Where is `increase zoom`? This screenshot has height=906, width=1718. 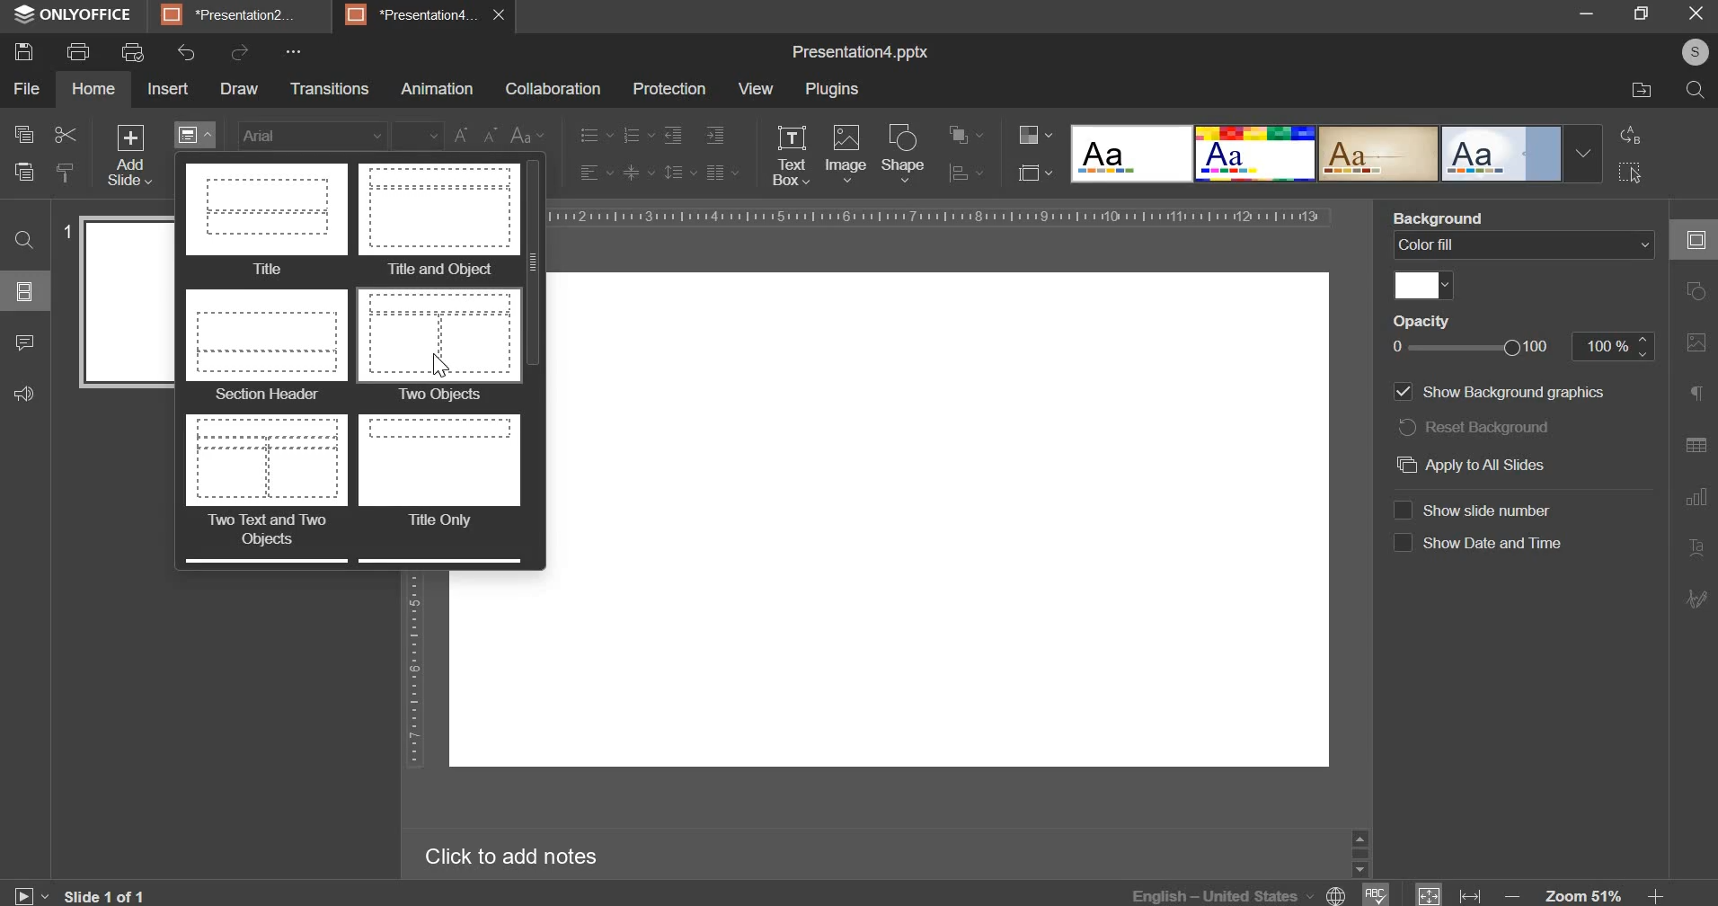 increase zoom is located at coordinates (1655, 895).